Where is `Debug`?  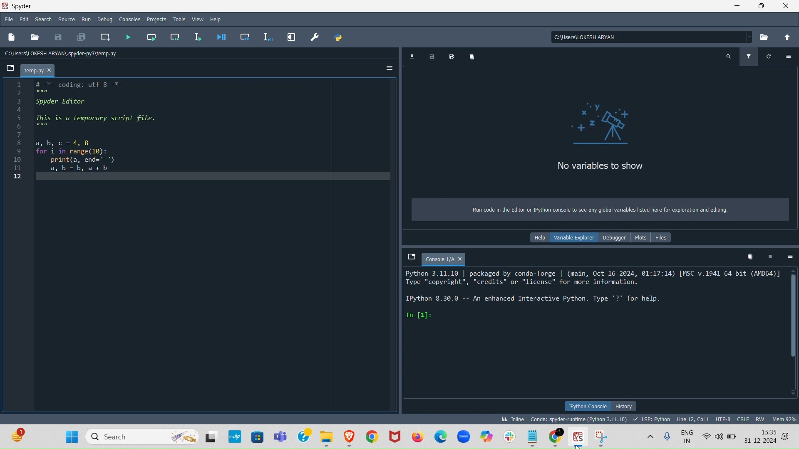
Debug is located at coordinates (105, 20).